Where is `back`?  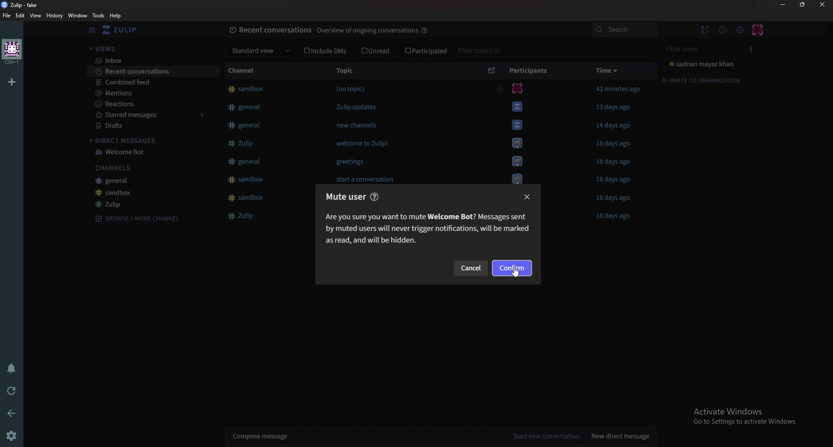
back is located at coordinates (10, 412).